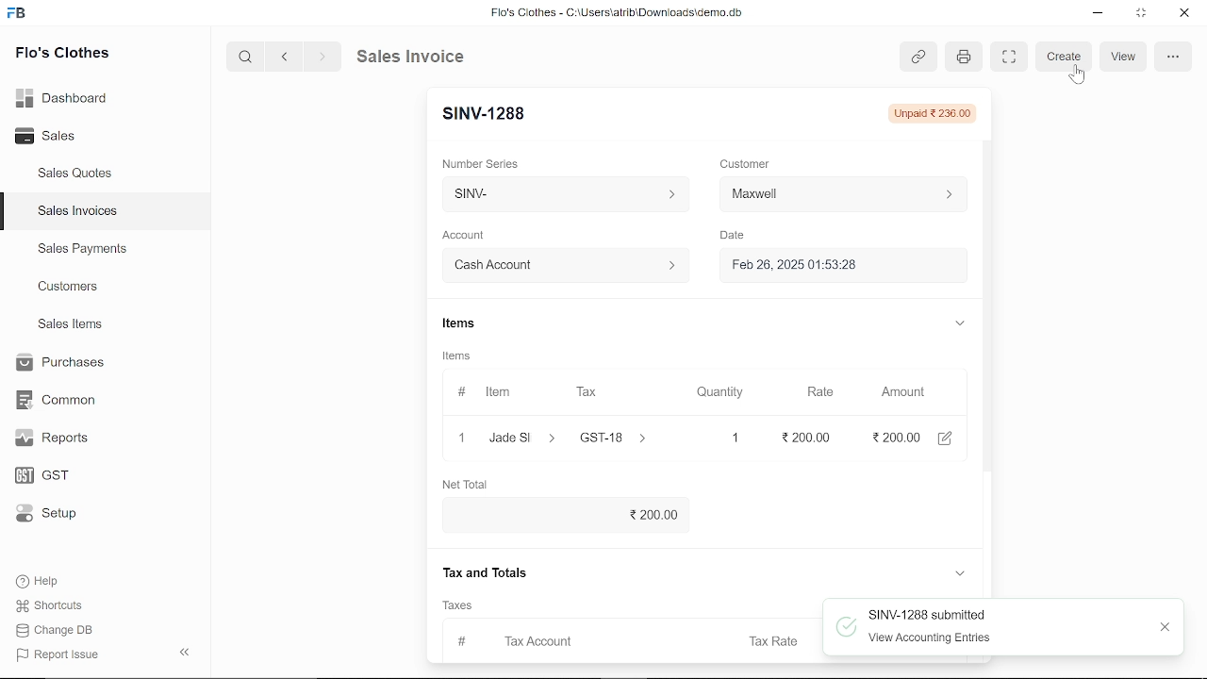 The height and width of the screenshot is (679, 1207). Describe the element at coordinates (50, 581) in the screenshot. I see `Help` at that location.